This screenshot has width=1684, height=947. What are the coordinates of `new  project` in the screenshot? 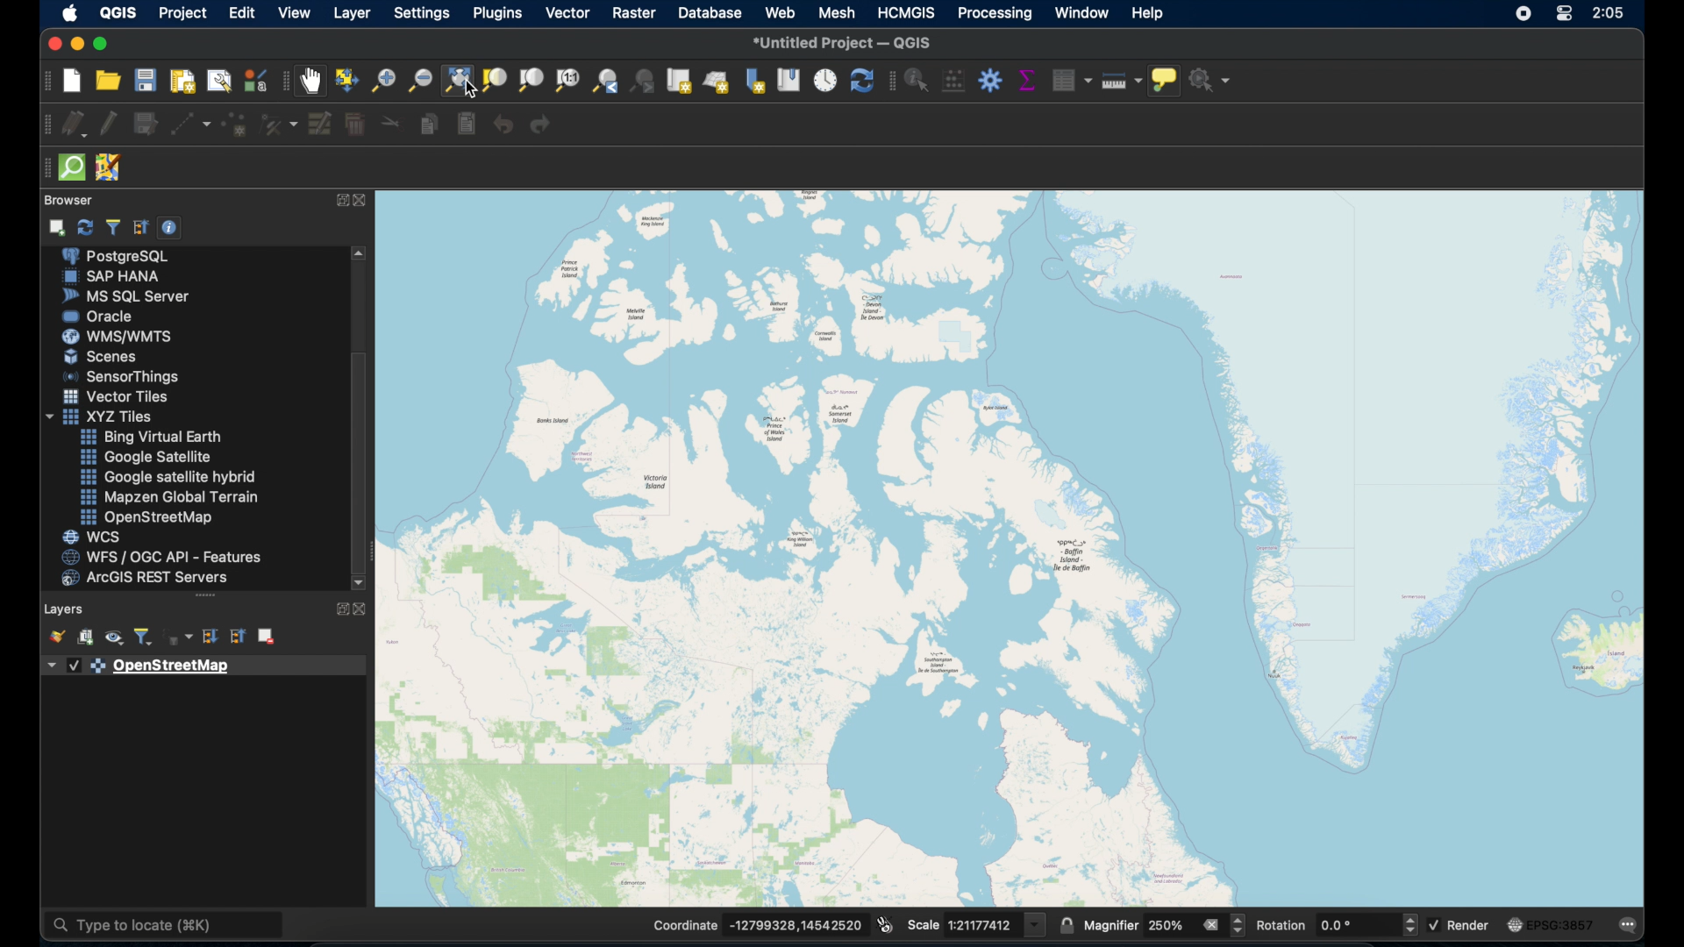 It's located at (71, 80).